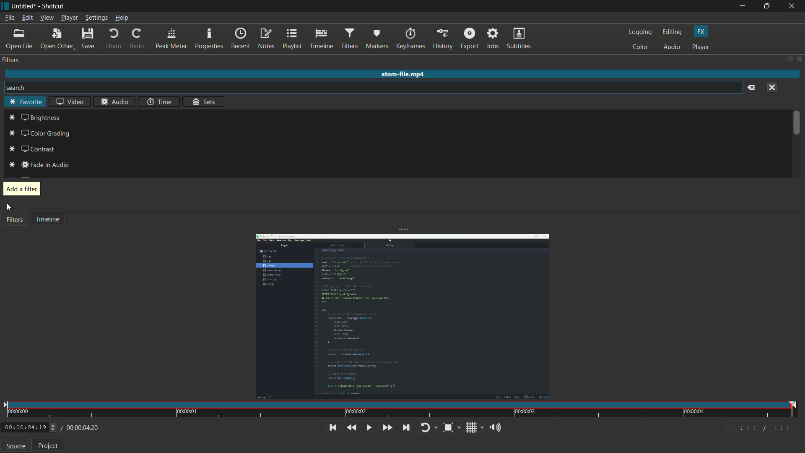 The width and height of the screenshot is (805, 453). I want to click on open other, so click(57, 40).